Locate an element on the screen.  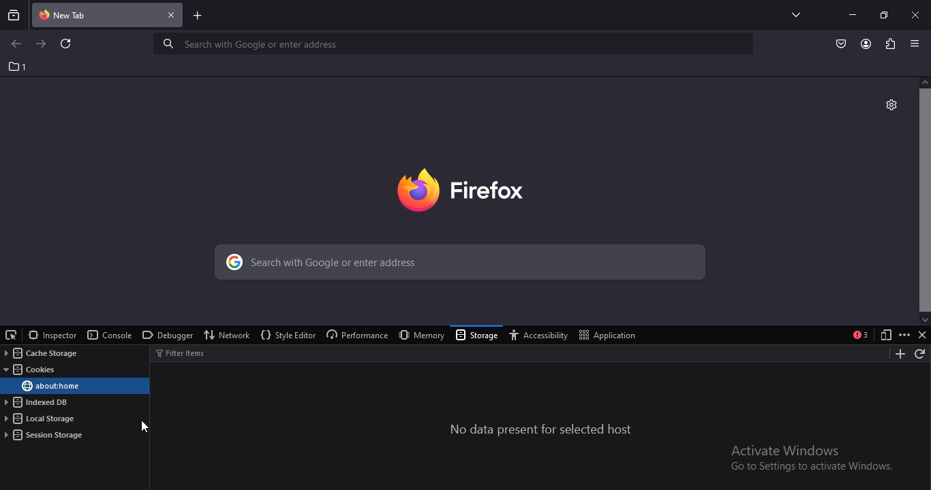
debugger is located at coordinates (166, 336).